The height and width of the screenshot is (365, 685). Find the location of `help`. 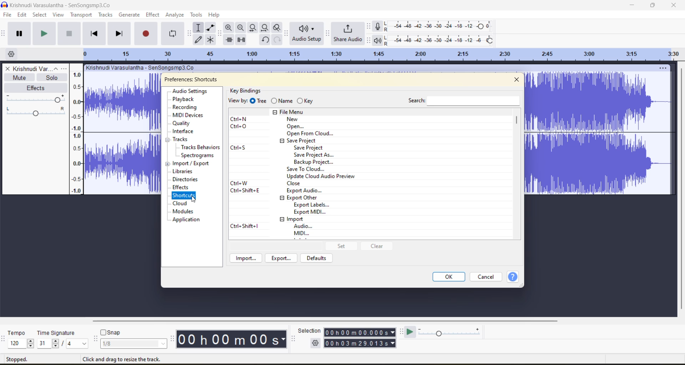

help is located at coordinates (215, 14).